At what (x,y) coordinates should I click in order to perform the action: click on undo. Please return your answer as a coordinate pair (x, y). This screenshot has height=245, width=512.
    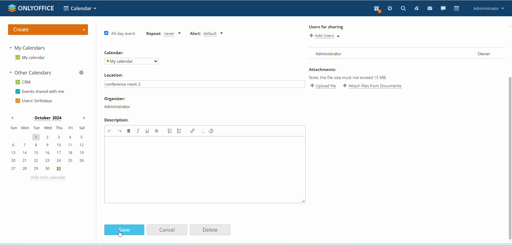
    Looking at the image, I should click on (110, 131).